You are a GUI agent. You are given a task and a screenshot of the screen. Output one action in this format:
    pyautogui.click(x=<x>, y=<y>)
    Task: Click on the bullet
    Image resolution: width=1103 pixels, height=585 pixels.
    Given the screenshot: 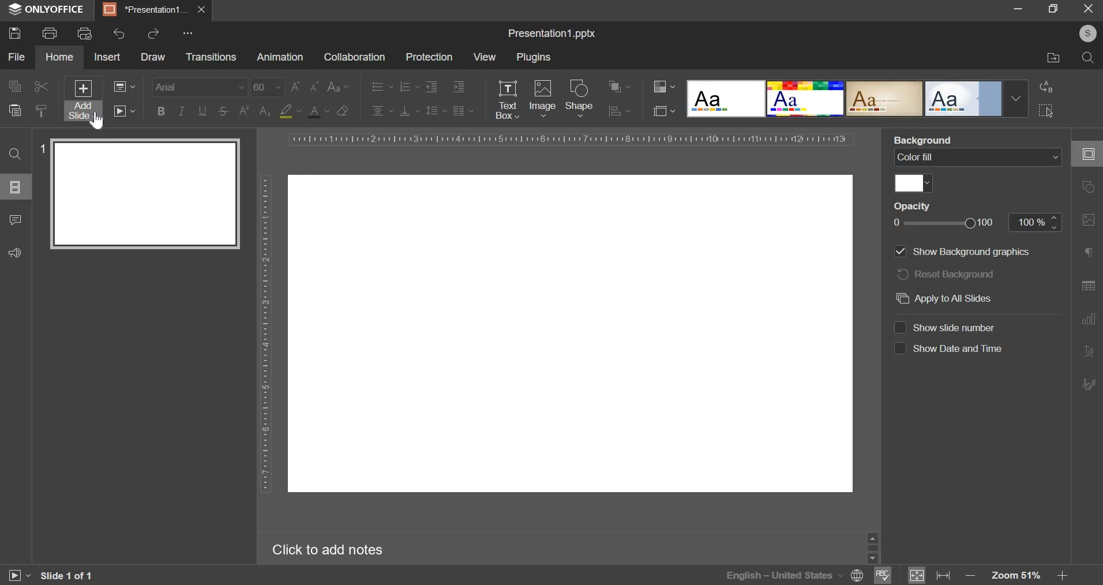 What is the action you would take?
    pyautogui.click(x=381, y=85)
    